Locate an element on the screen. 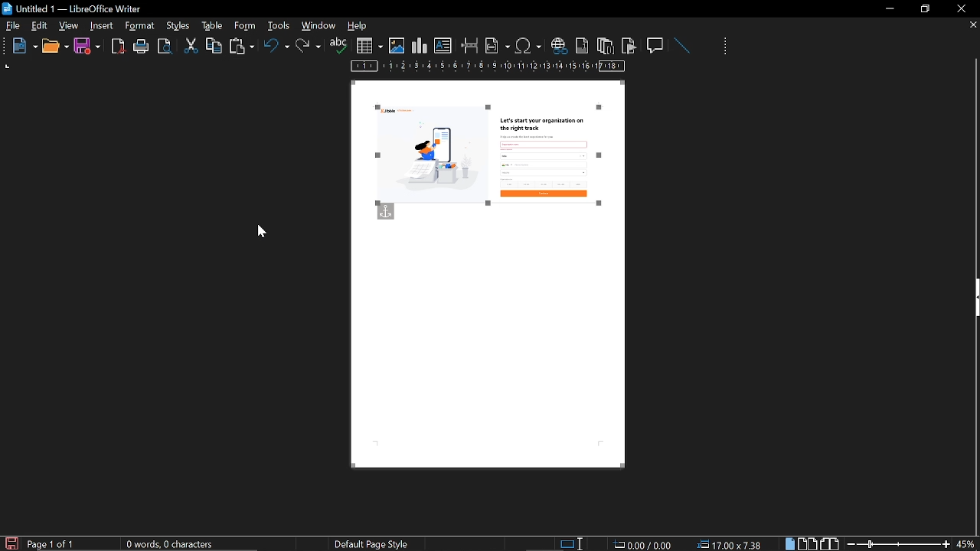 The width and height of the screenshot is (980, 551). new is located at coordinates (21, 47).